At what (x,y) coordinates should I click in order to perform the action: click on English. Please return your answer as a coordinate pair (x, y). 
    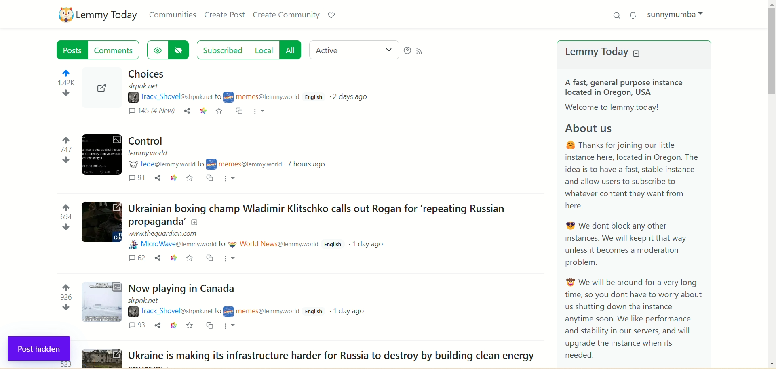
    Looking at the image, I should click on (335, 245).